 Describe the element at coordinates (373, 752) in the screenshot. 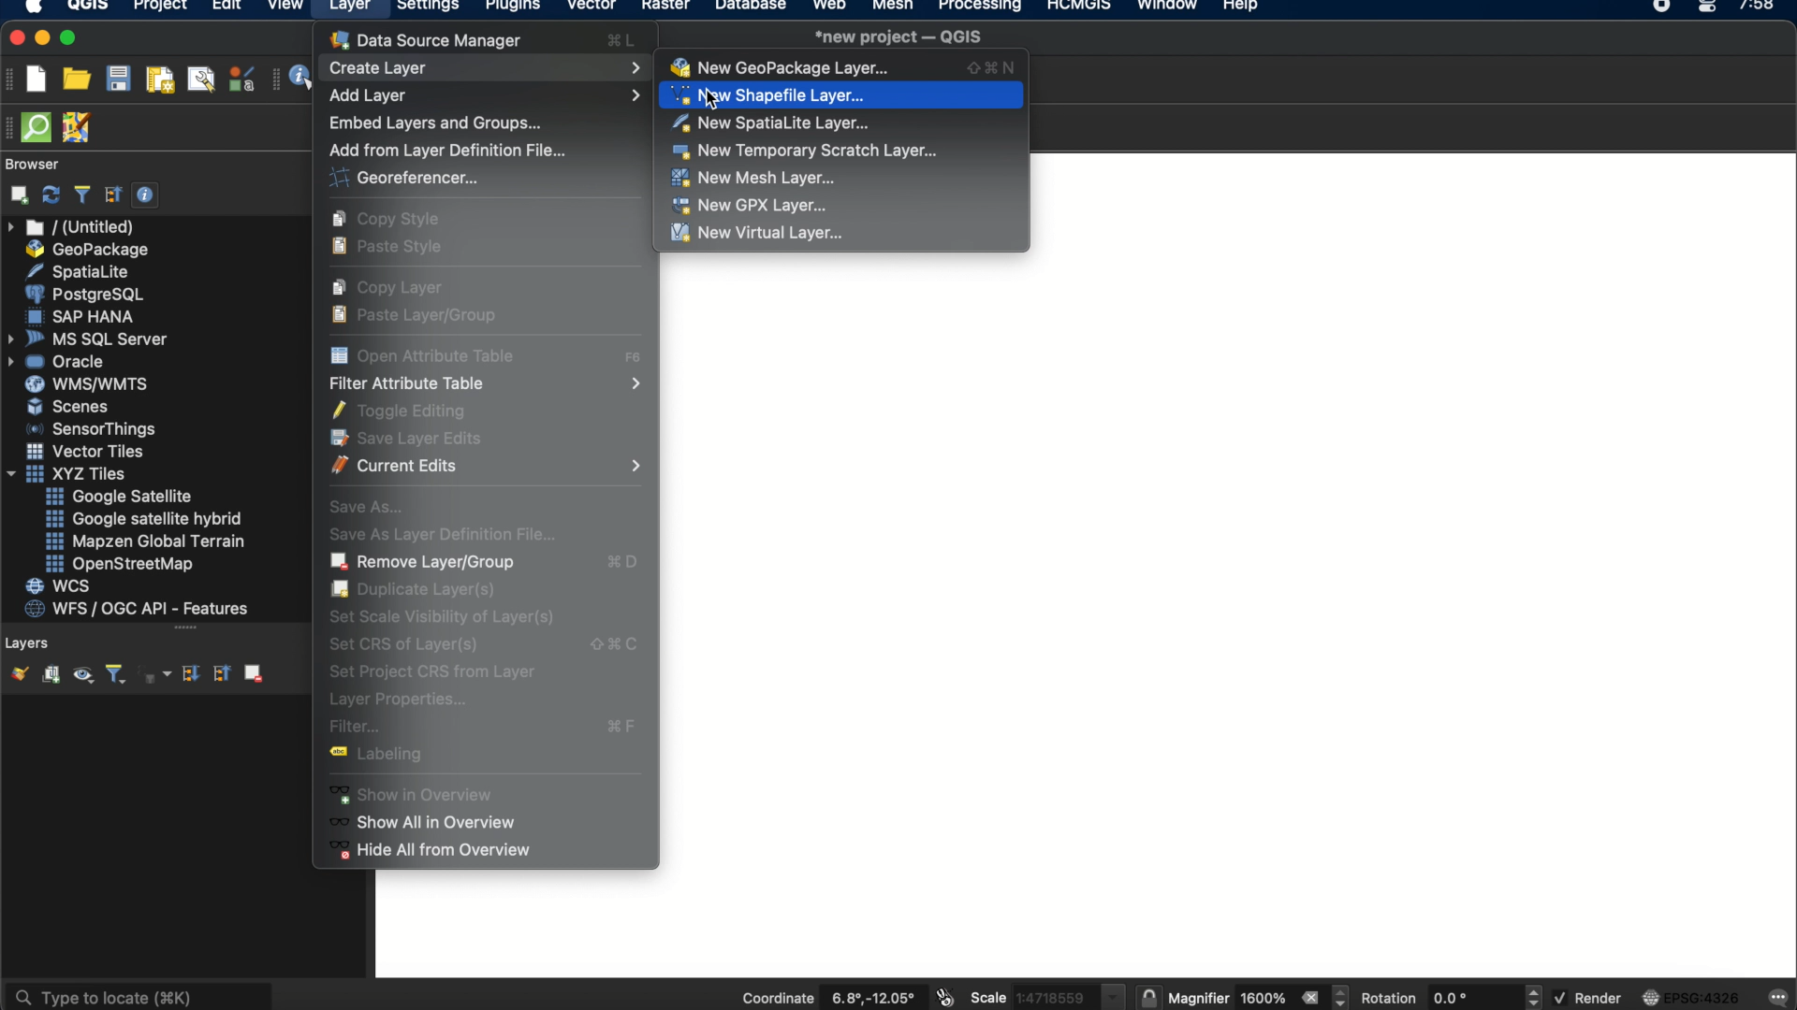

I see `labelling` at that location.